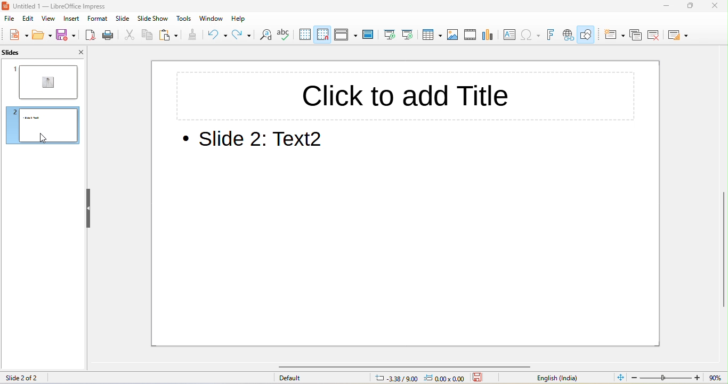 The height and width of the screenshot is (384, 728). What do you see at coordinates (110, 36) in the screenshot?
I see `print` at bounding box center [110, 36].